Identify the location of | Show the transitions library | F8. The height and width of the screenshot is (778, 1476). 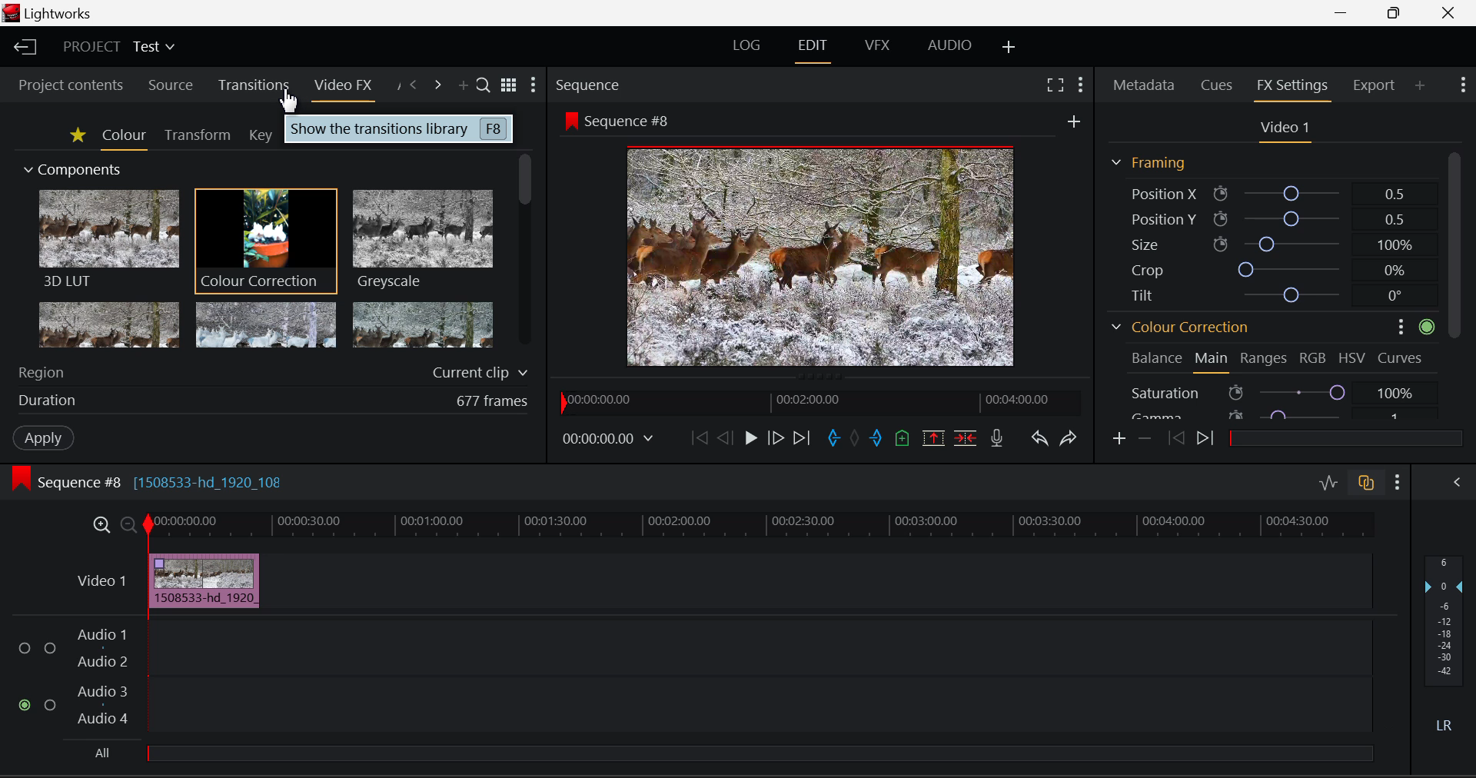
(398, 130).